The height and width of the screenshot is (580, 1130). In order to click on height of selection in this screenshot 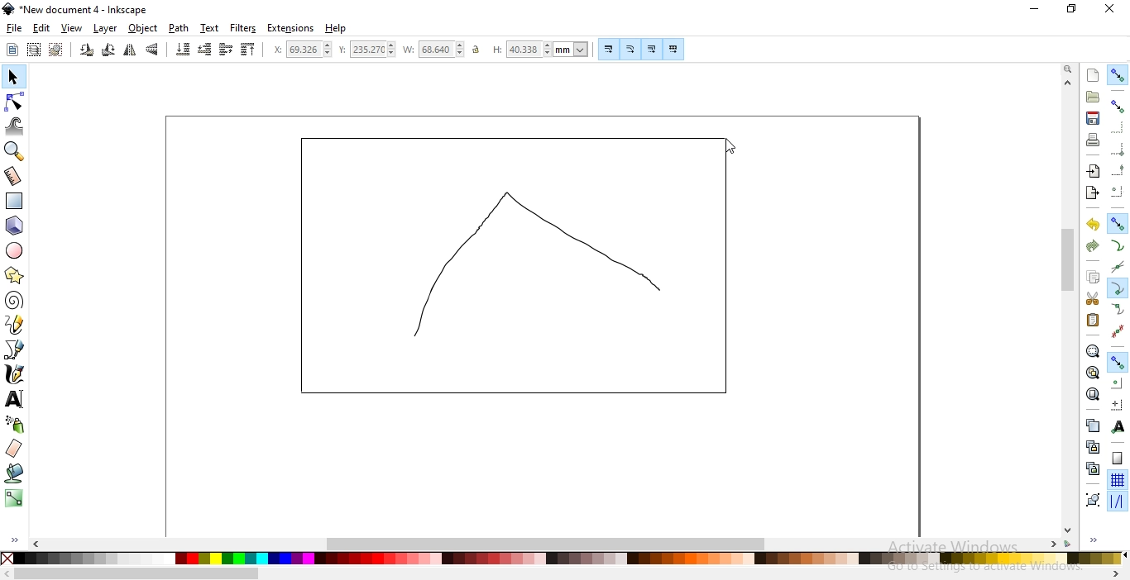, I will do `click(540, 49)`.